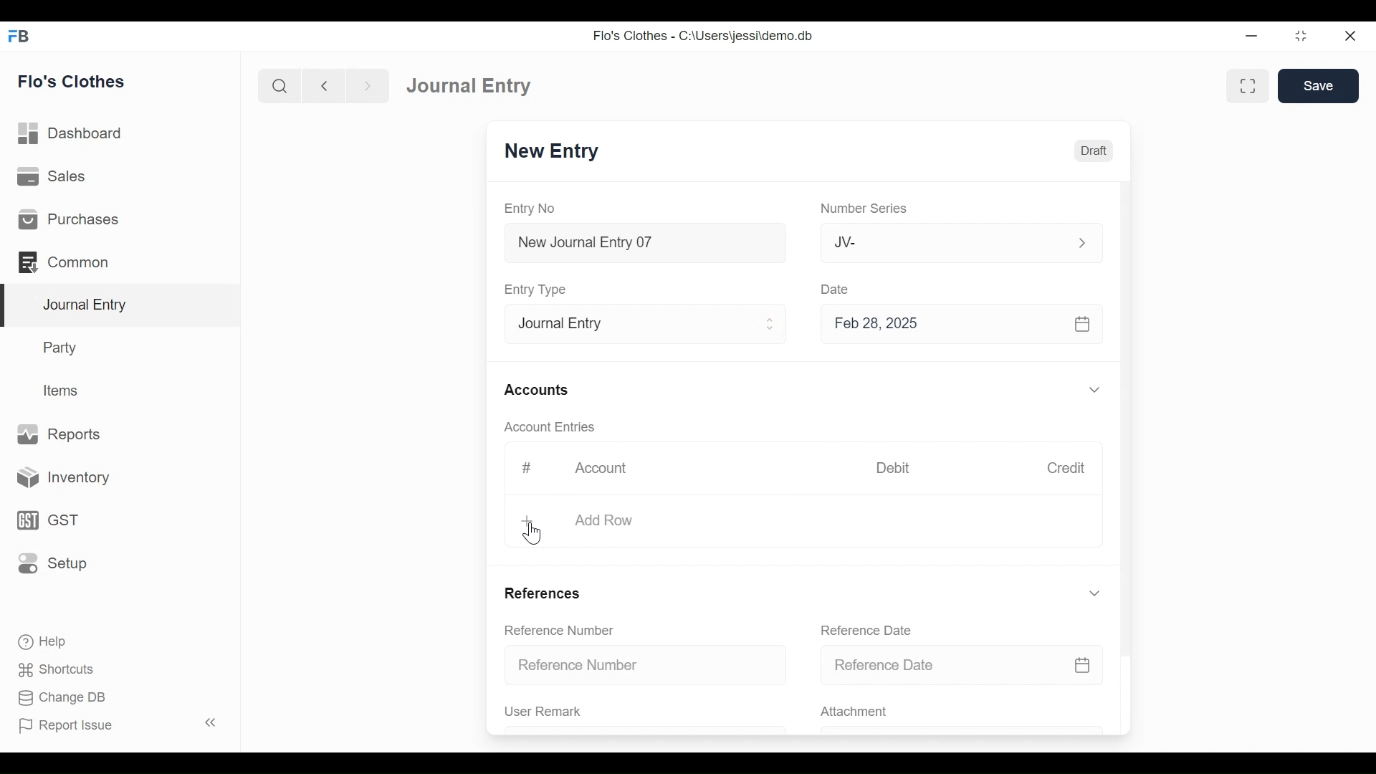 The width and height of the screenshot is (1376, 774). What do you see at coordinates (1300, 36) in the screenshot?
I see `Restore` at bounding box center [1300, 36].